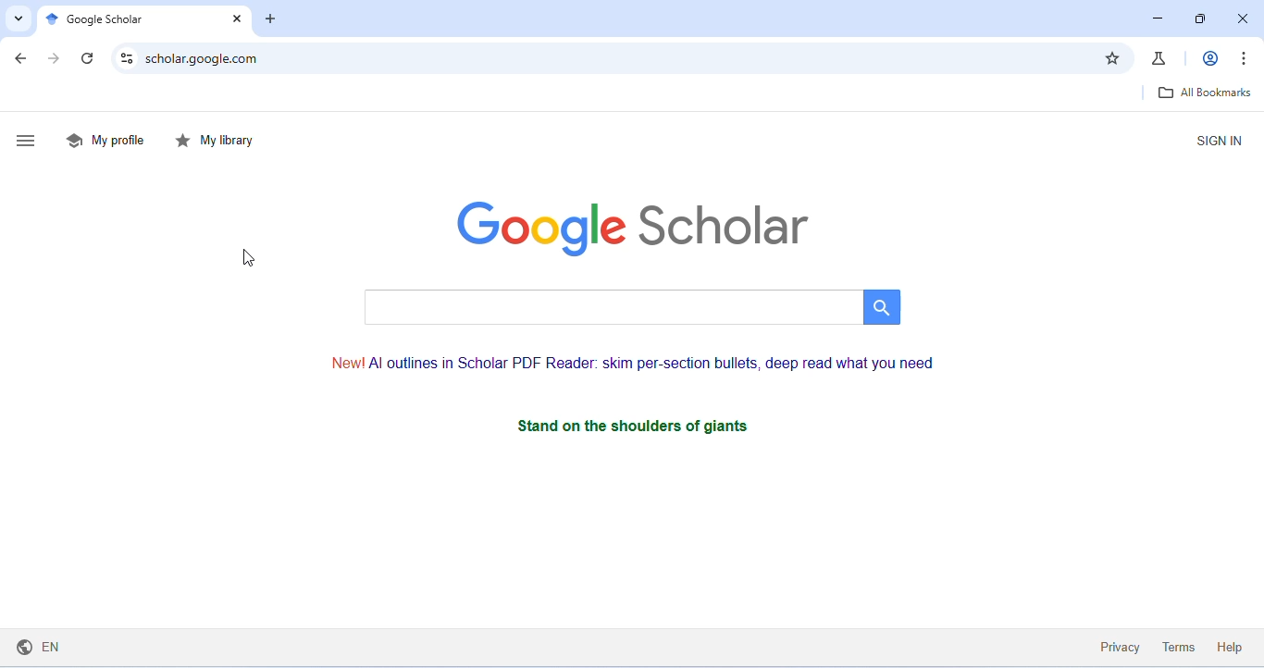 The image size is (1264, 668). What do you see at coordinates (105, 139) in the screenshot?
I see `my profile` at bounding box center [105, 139].